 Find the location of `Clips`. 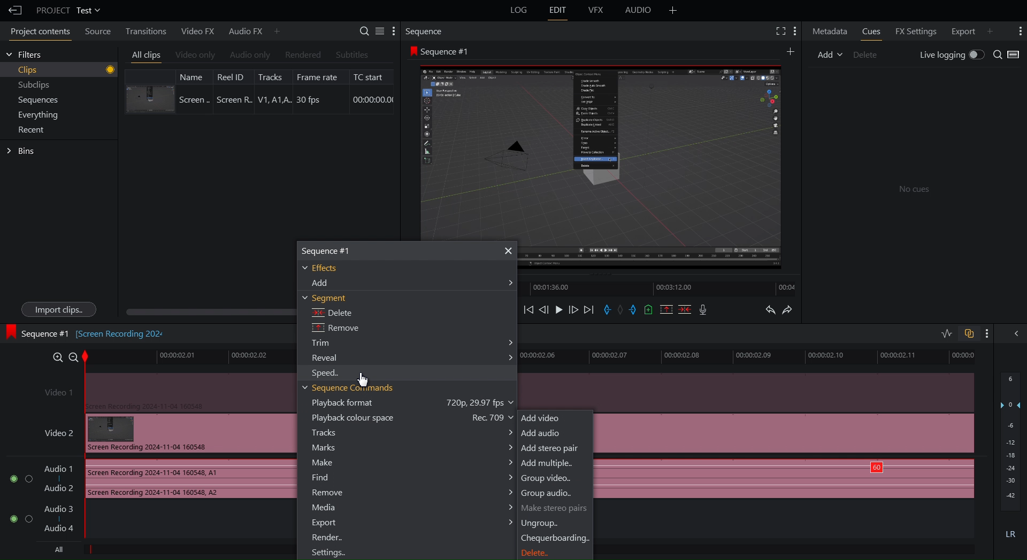

Clips is located at coordinates (66, 70).